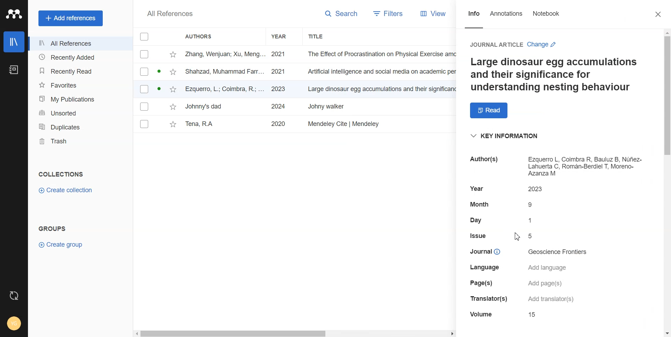 The width and height of the screenshot is (671, 337). What do you see at coordinates (144, 106) in the screenshot?
I see `Checkbox` at bounding box center [144, 106].